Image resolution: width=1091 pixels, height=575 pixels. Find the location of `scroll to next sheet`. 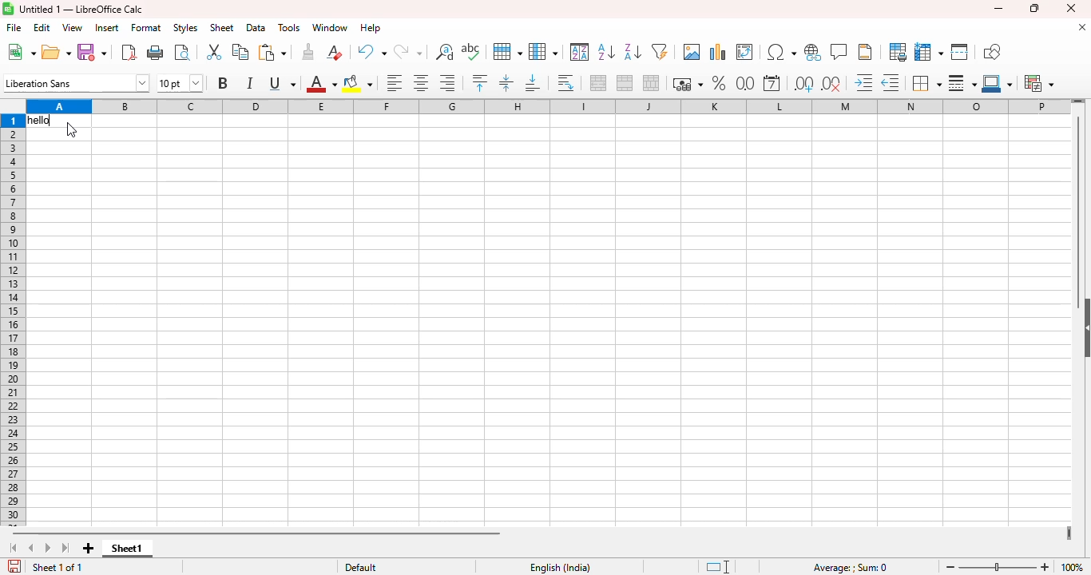

scroll to next sheet is located at coordinates (48, 547).